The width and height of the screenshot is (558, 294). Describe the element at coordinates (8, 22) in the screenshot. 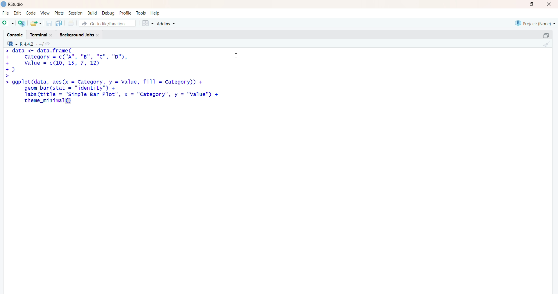

I see `new file` at that location.